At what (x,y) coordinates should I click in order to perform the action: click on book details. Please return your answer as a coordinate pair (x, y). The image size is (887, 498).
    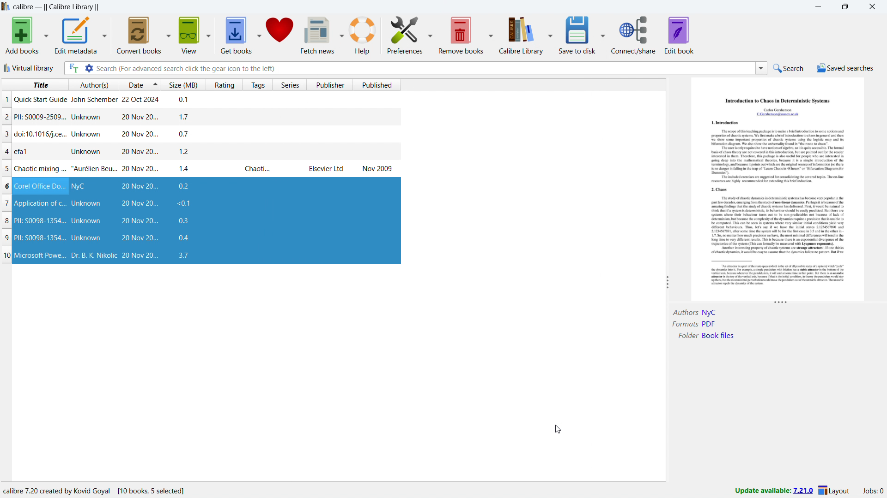
    Looking at the image, I should click on (770, 331).